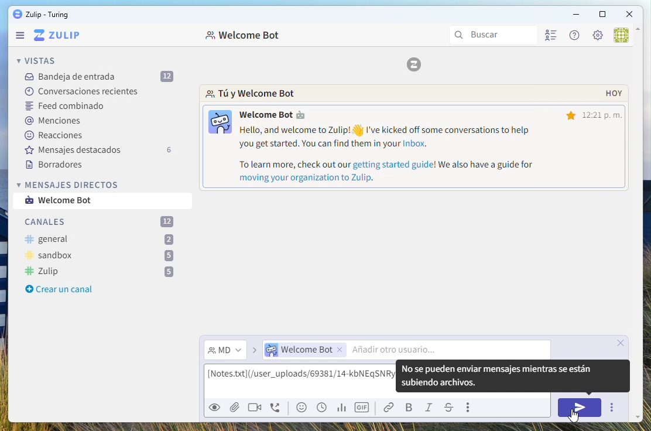 The image size is (651, 431). I want to click on direct messages, so click(225, 351).